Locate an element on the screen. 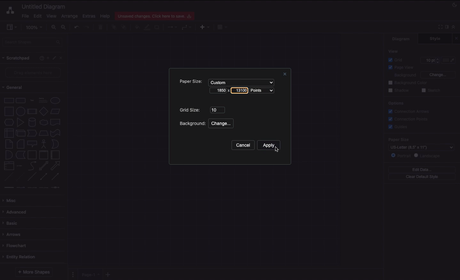 This screenshot has width=460, height=280. Edit is located at coordinates (37, 16).